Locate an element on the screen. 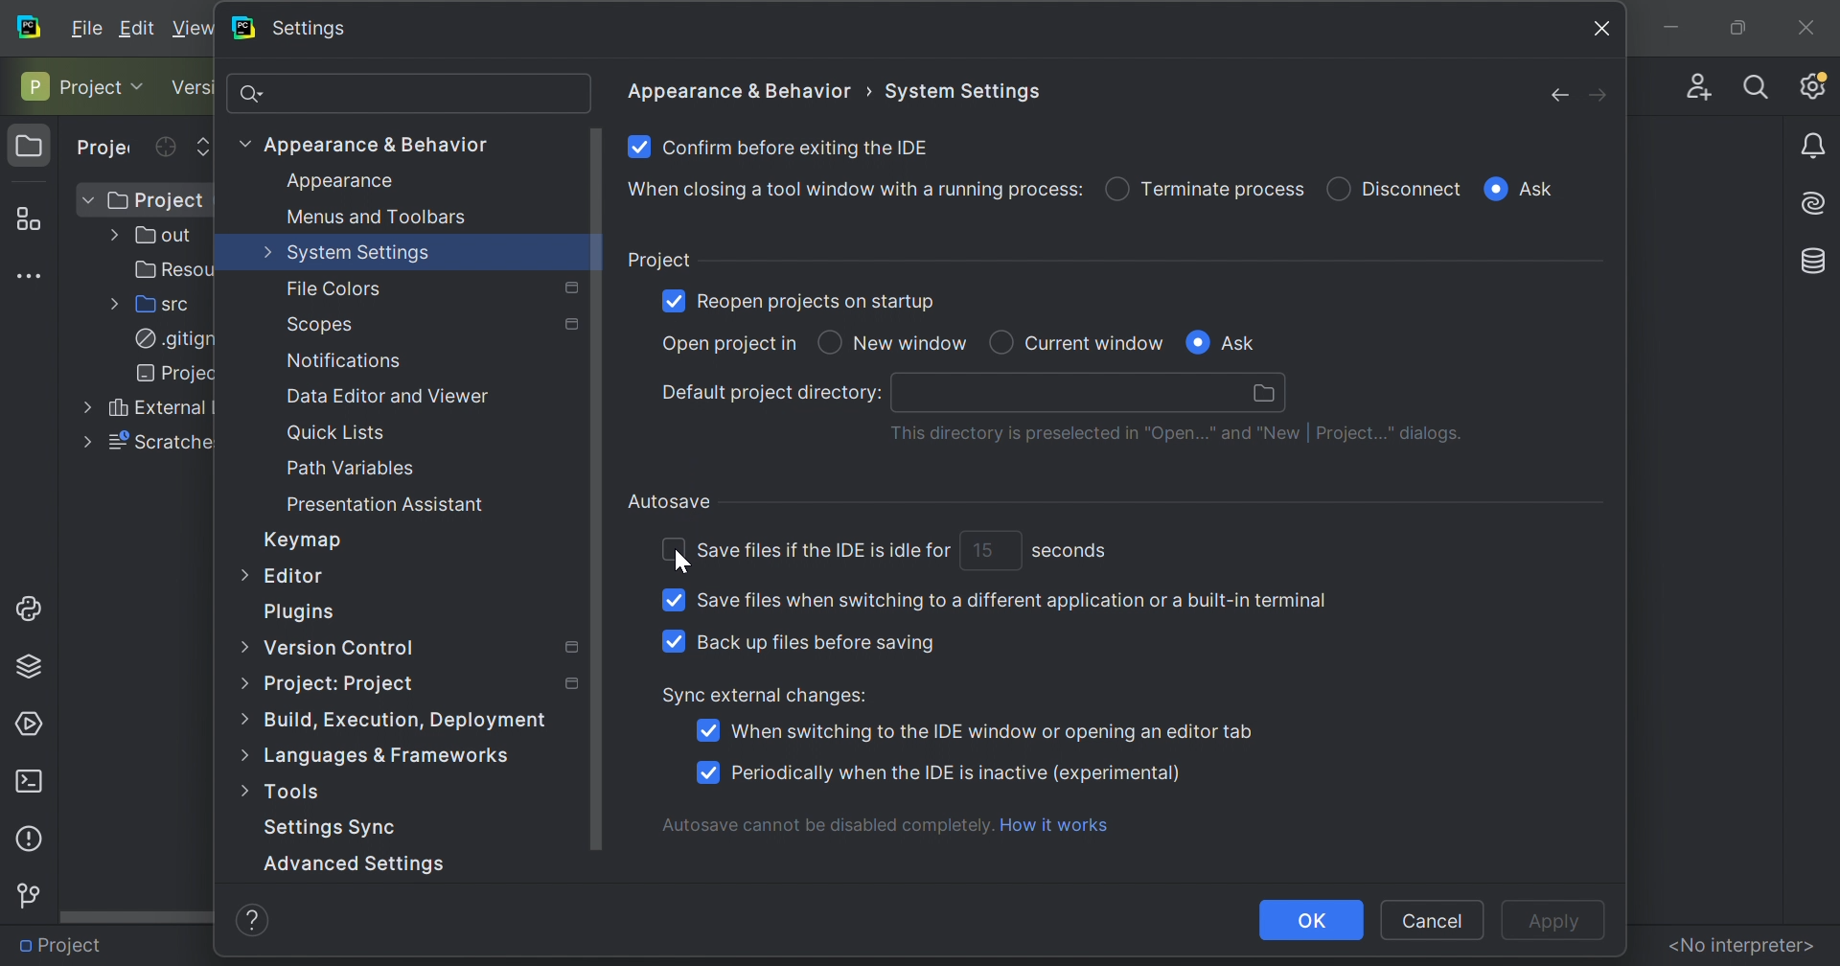 Image resolution: width=1840 pixels, height=966 pixels. Advanced Settings is located at coordinates (368, 862).